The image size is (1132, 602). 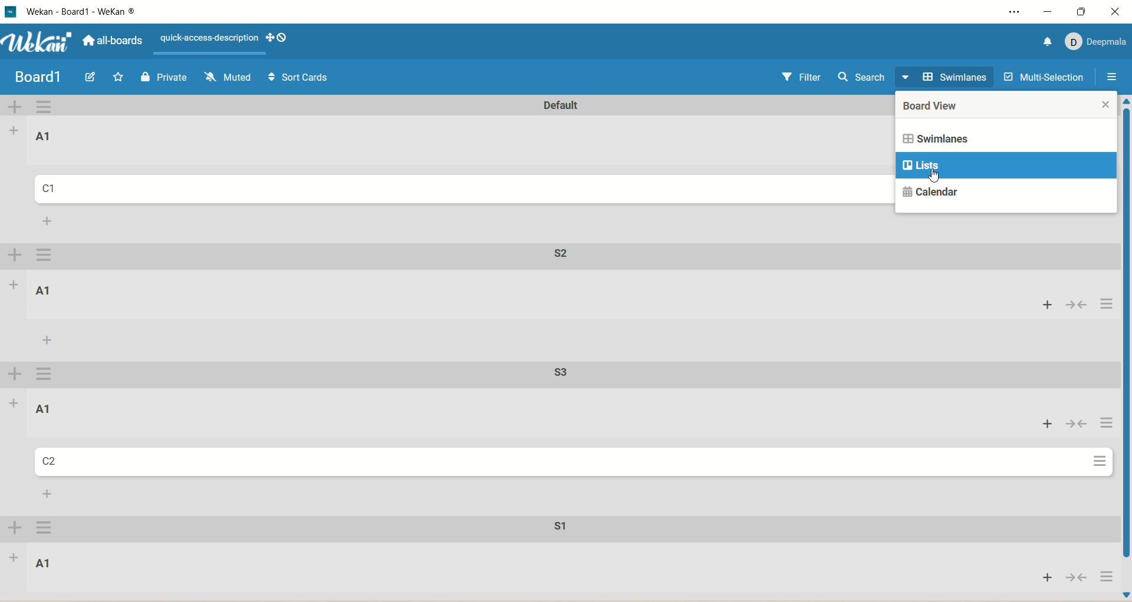 I want to click on default, so click(x=548, y=105).